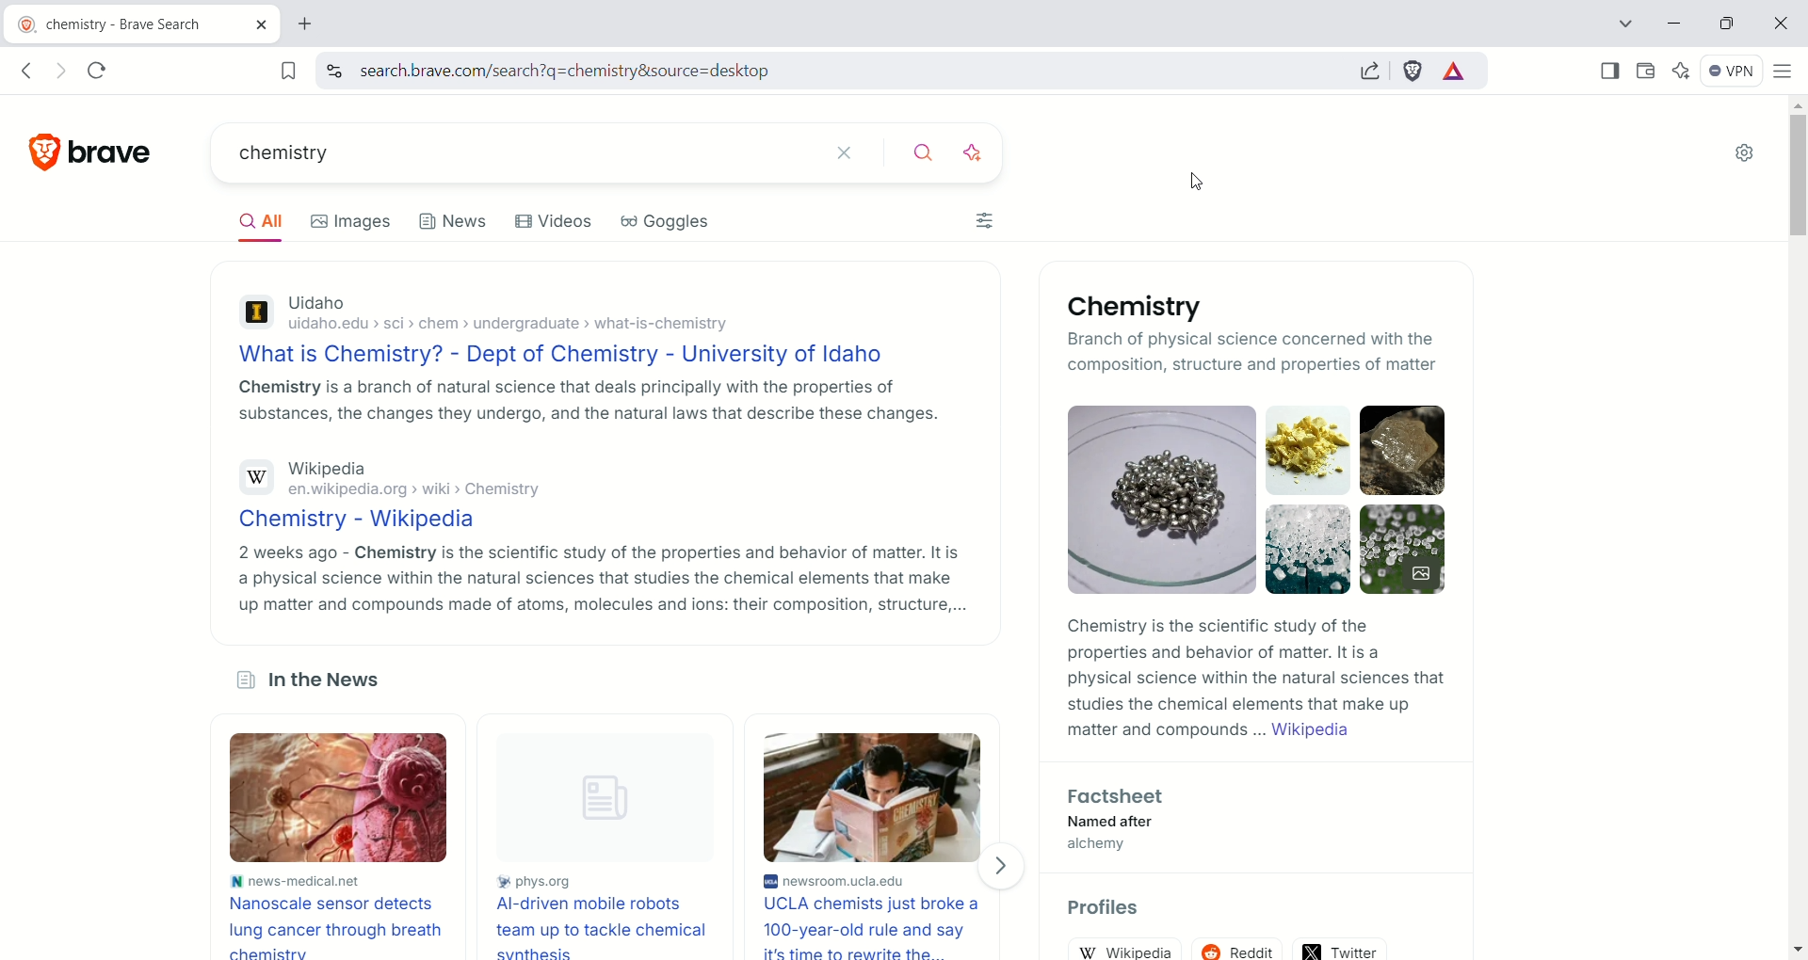  Describe the element at coordinates (315, 24) in the screenshot. I see `new tab` at that location.